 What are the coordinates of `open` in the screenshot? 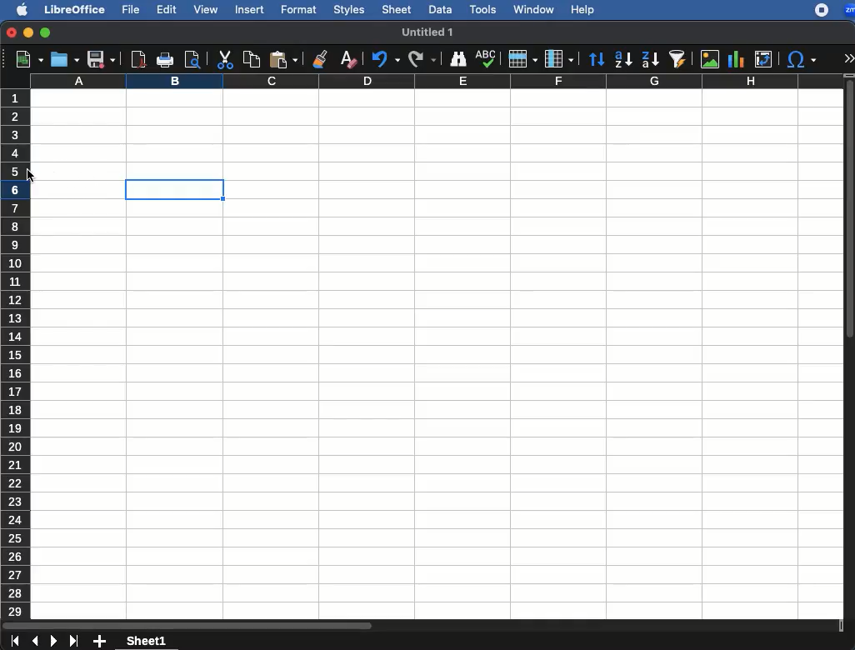 It's located at (64, 59).